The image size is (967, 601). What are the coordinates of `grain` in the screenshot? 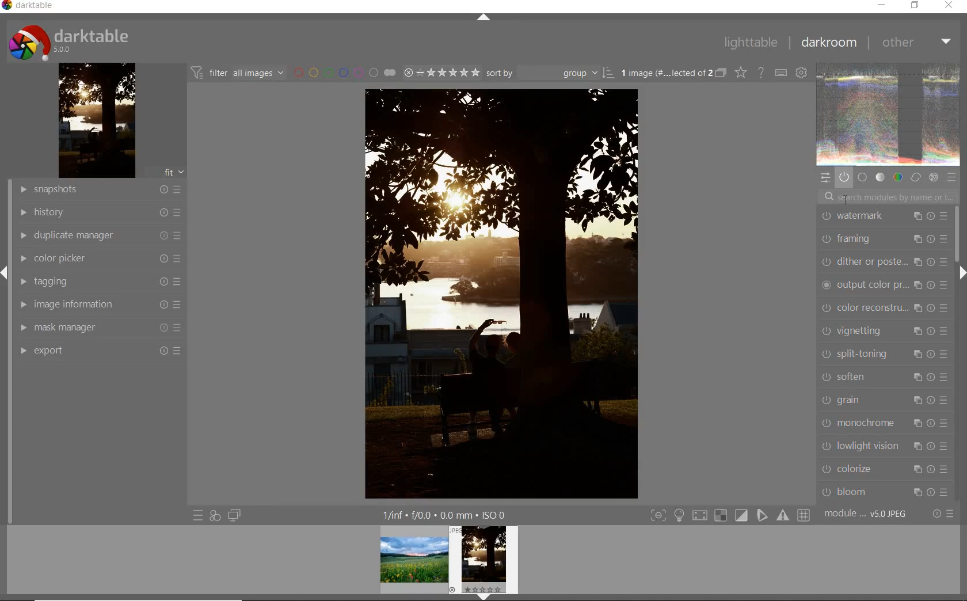 It's located at (885, 400).